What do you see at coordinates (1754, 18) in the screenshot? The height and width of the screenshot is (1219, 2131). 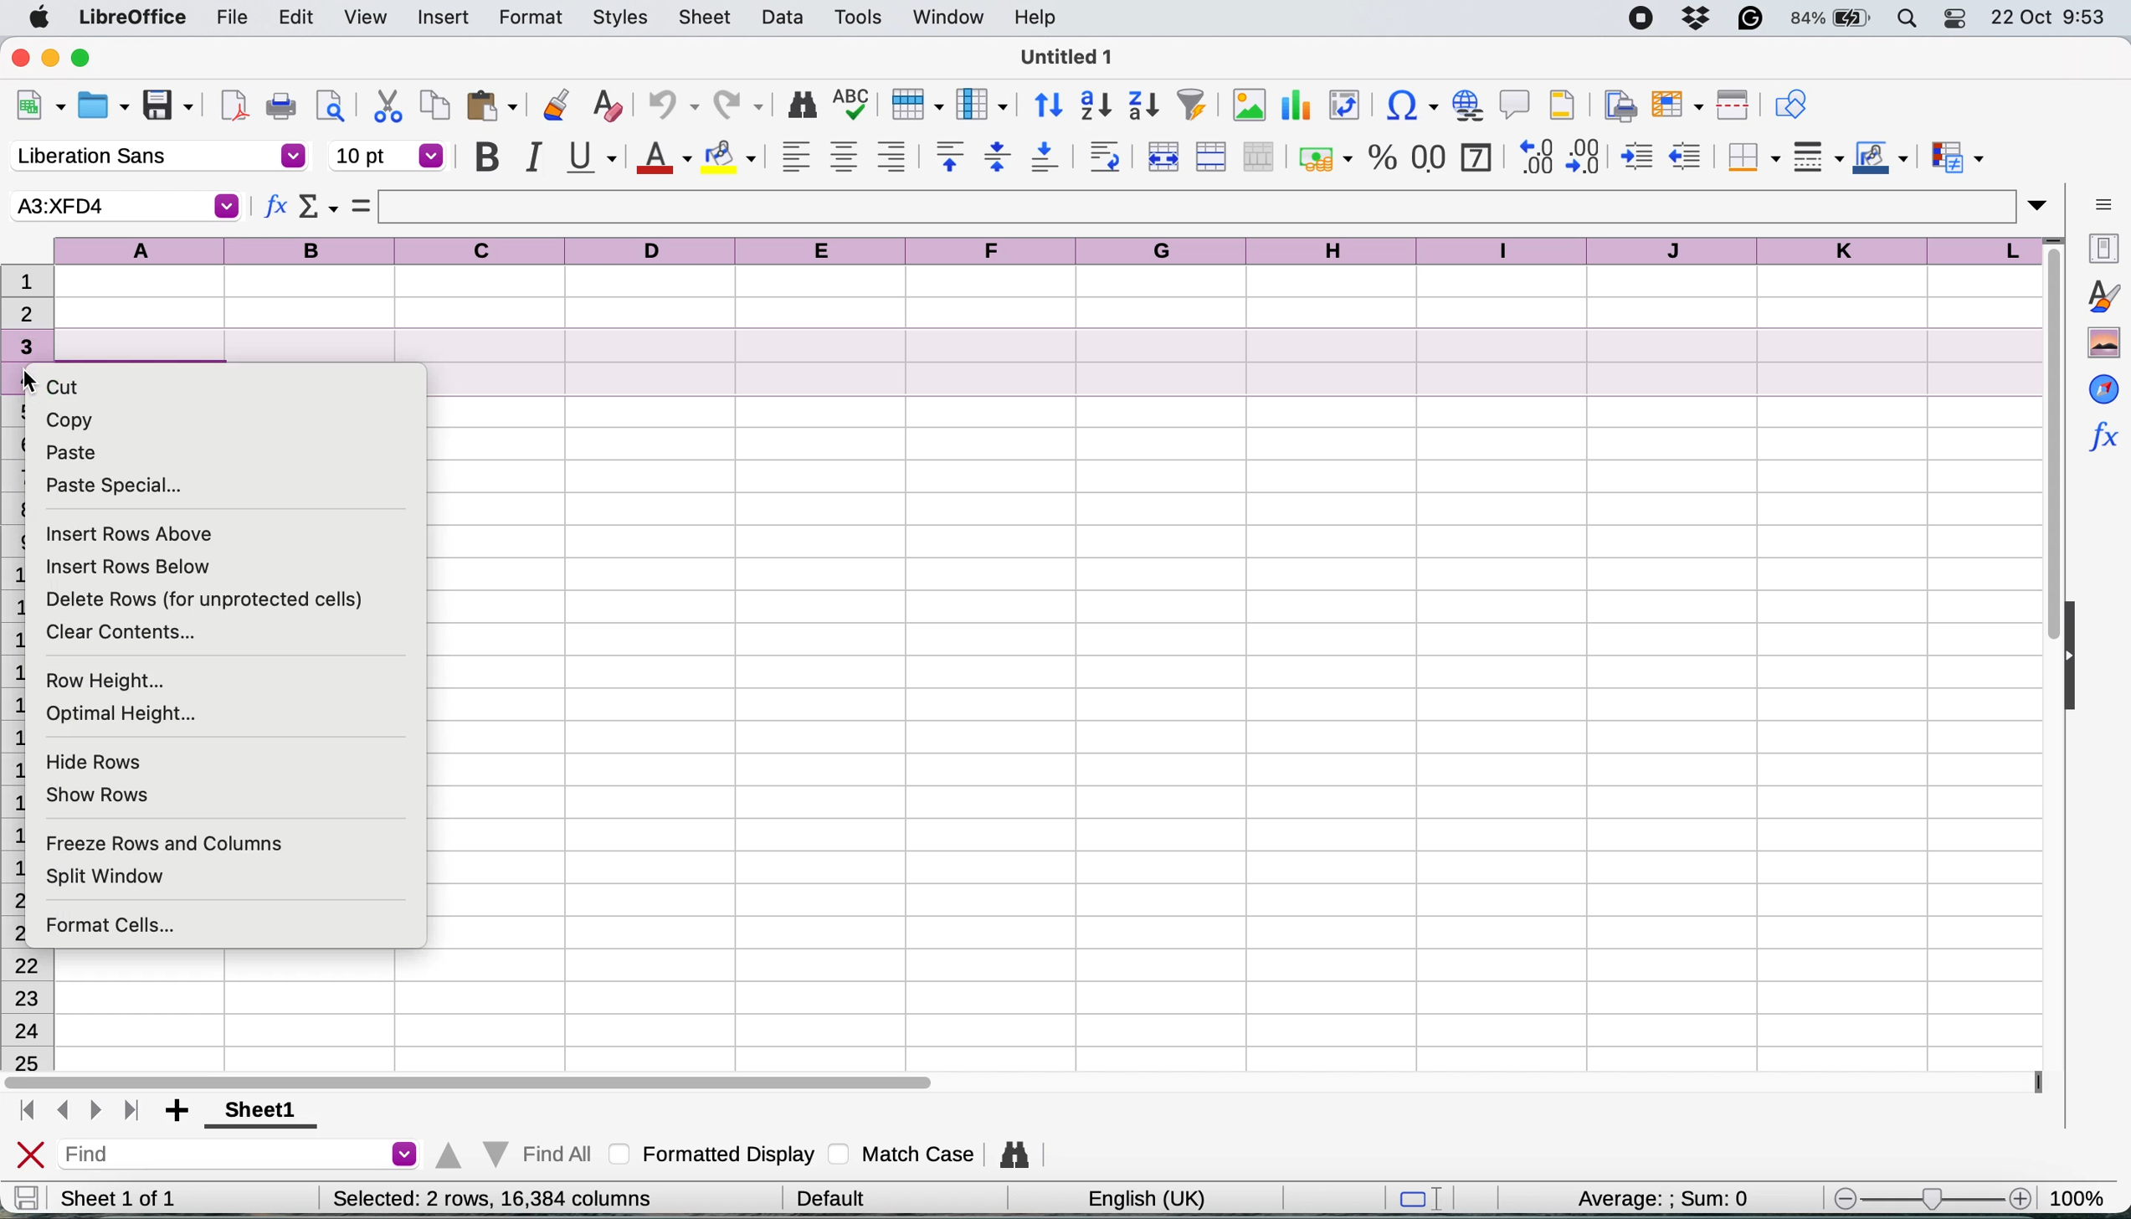 I see `grammarly` at bounding box center [1754, 18].